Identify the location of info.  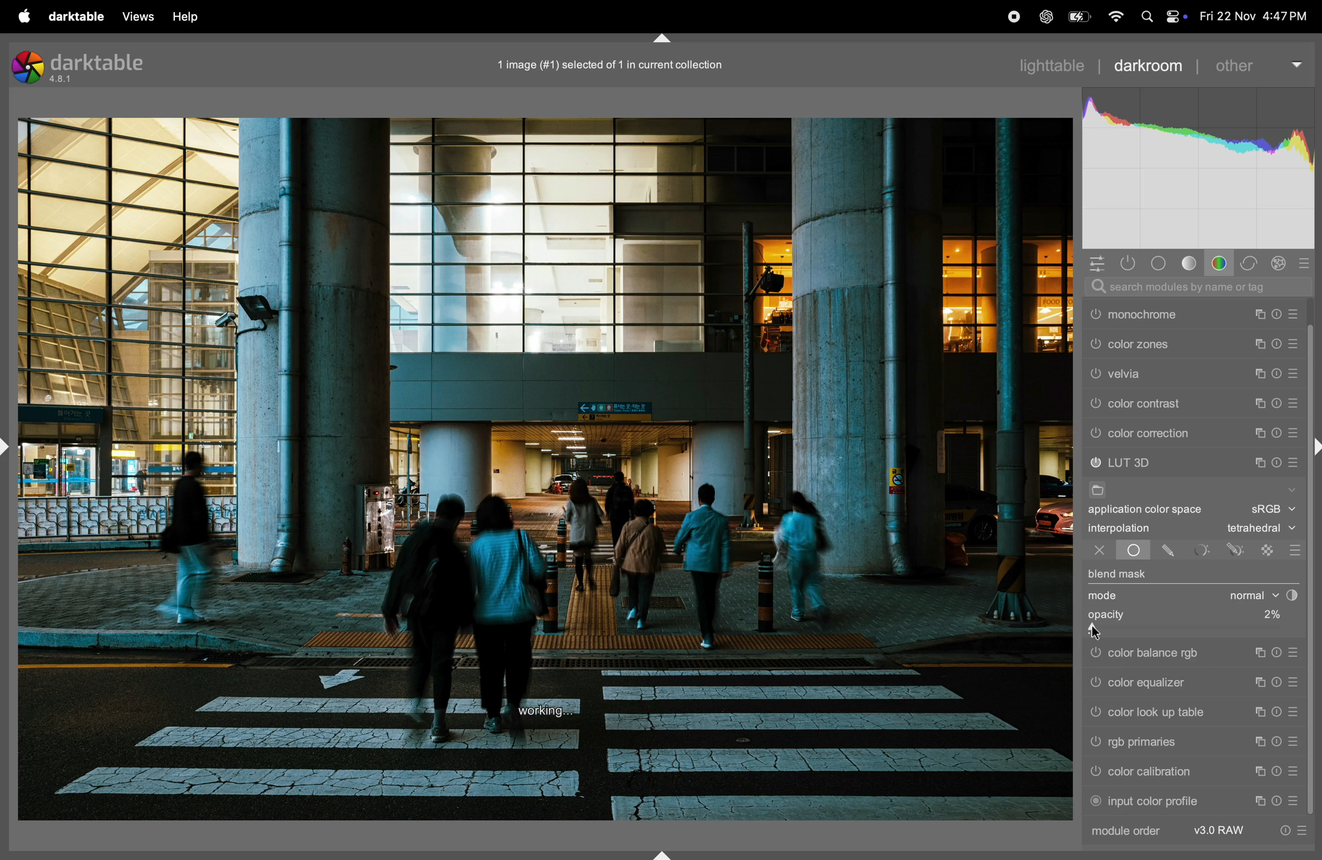
(1298, 829).